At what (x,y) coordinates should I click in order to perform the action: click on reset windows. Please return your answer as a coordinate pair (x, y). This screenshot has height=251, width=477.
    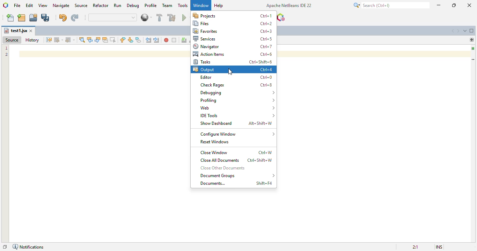
    Looking at the image, I should click on (214, 142).